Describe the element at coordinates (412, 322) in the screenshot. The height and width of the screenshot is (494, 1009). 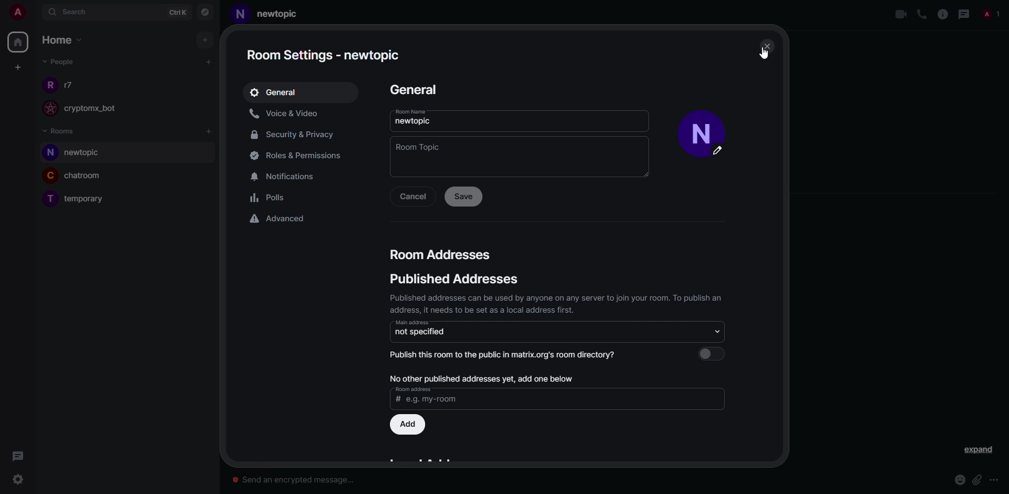
I see `main address` at that location.